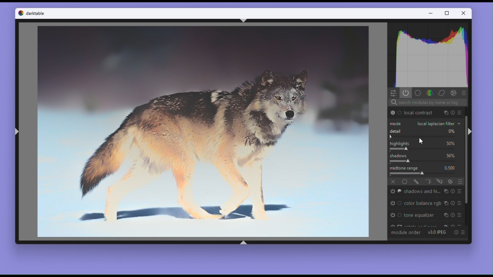 The width and height of the screenshot is (493, 277). Describe the element at coordinates (460, 203) in the screenshot. I see `presets` at that location.